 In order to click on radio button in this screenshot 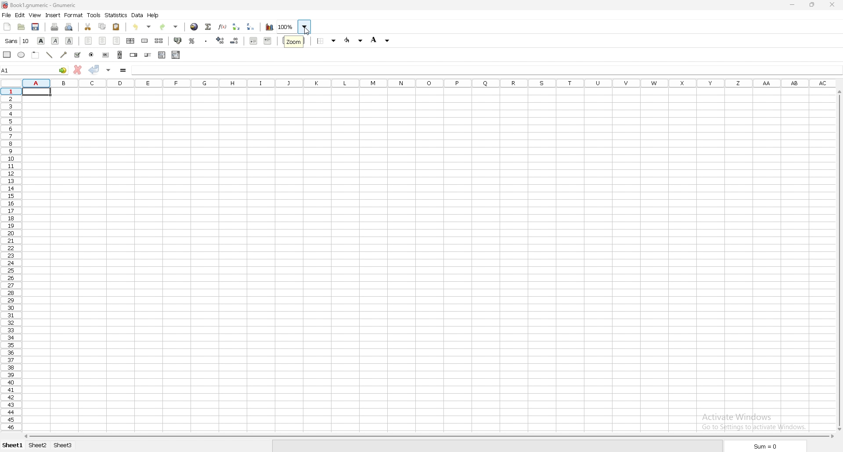, I will do `click(92, 55)`.